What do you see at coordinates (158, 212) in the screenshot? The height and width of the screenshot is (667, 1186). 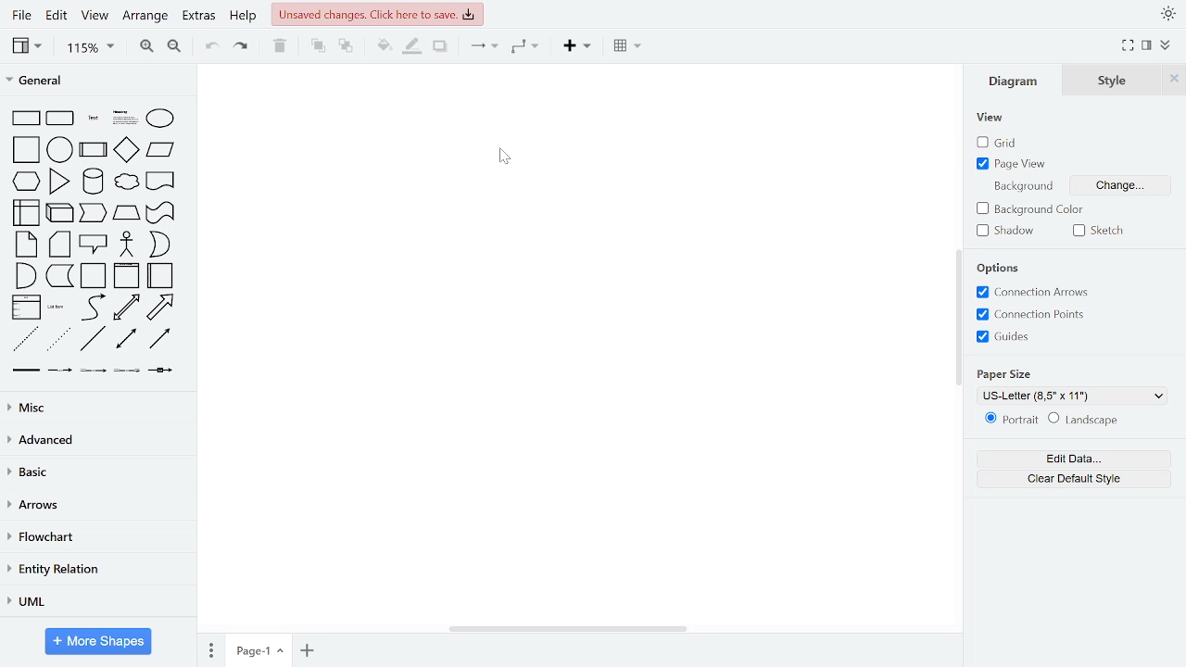 I see `tape` at bounding box center [158, 212].